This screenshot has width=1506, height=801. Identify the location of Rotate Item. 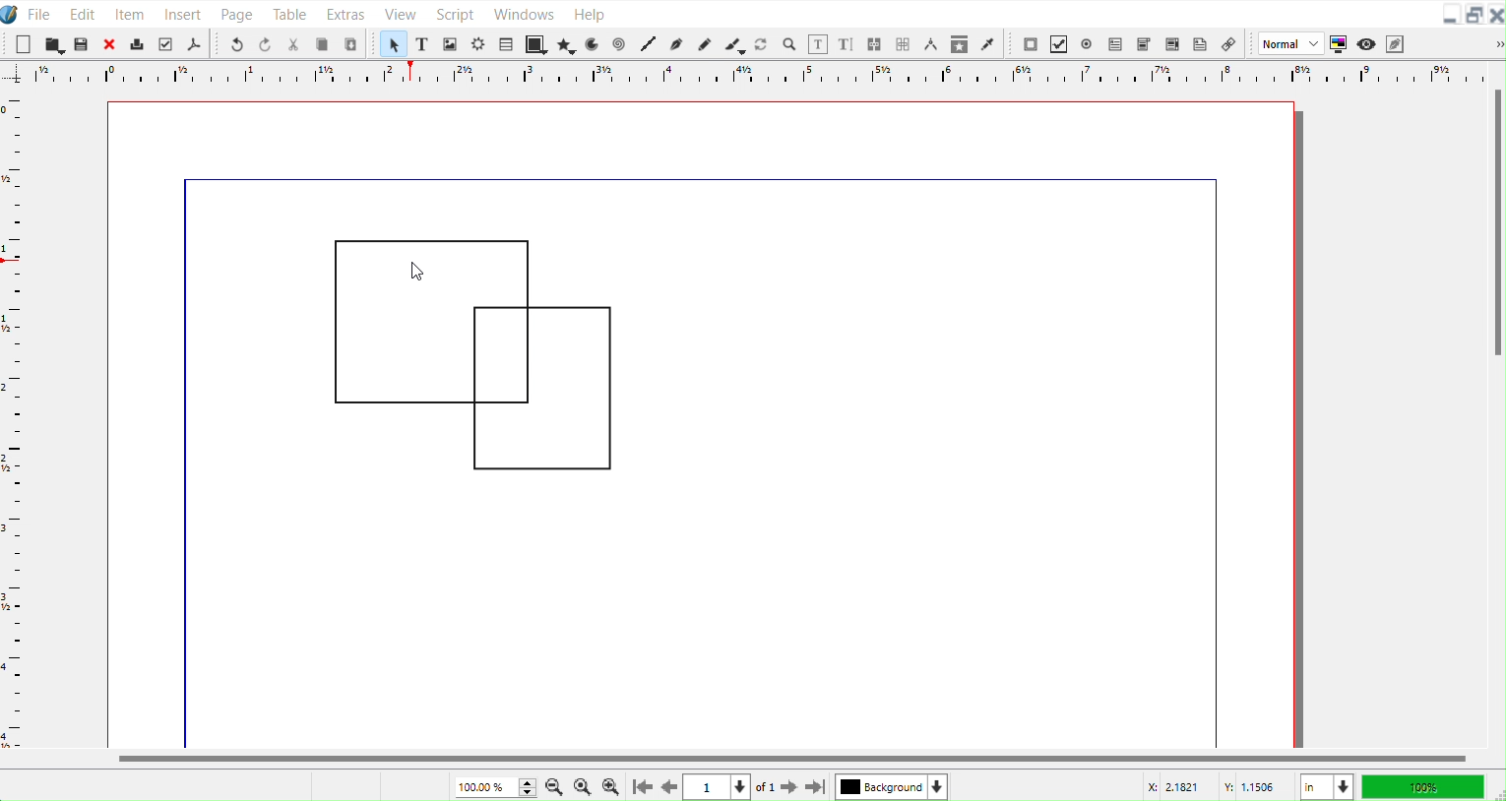
(762, 44).